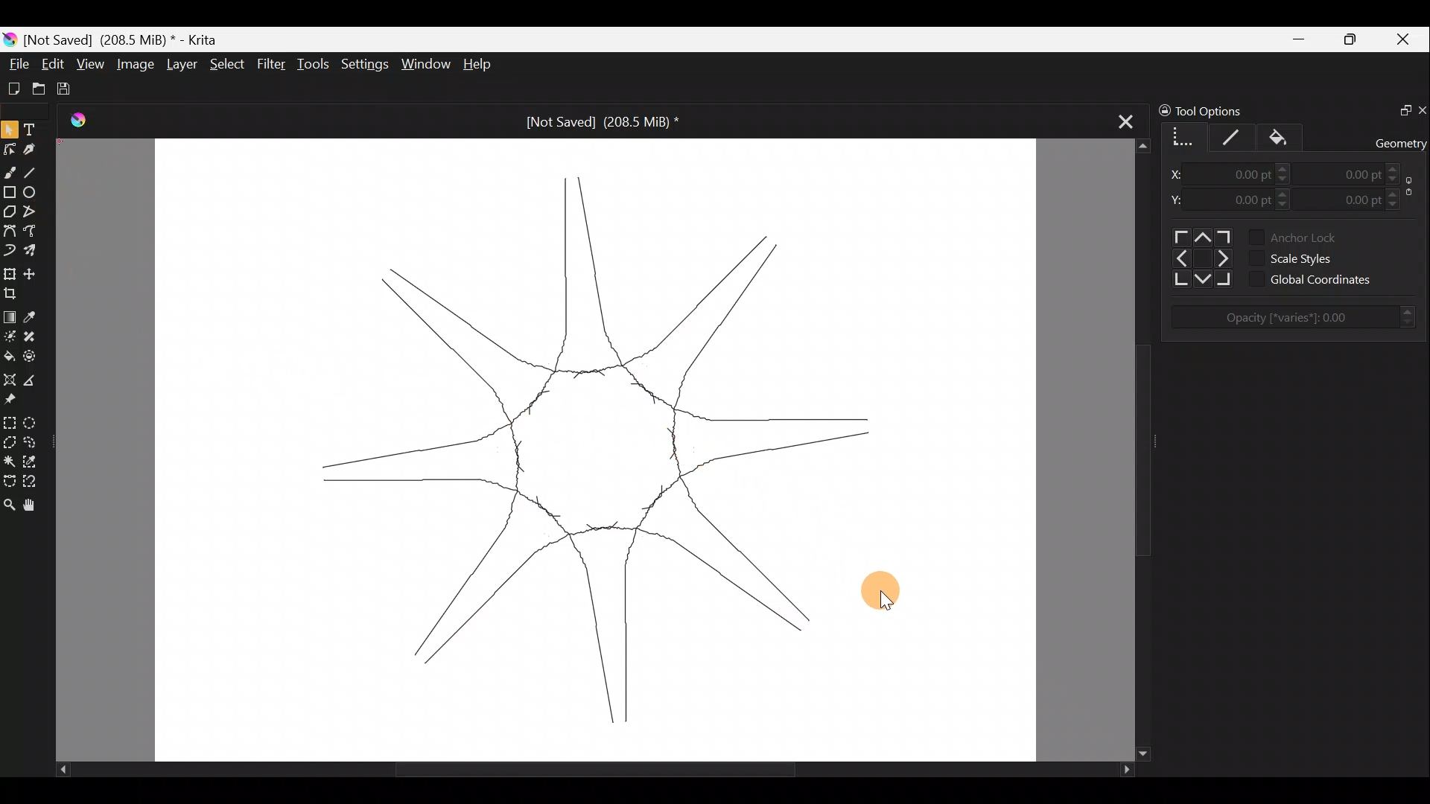 This screenshot has height=804, width=1430. I want to click on Float docker, so click(1399, 108).